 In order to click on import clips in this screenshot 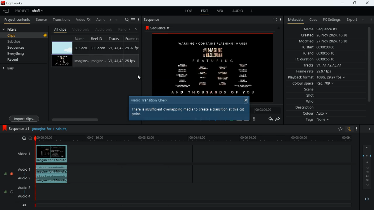, I will do `click(24, 118)`.